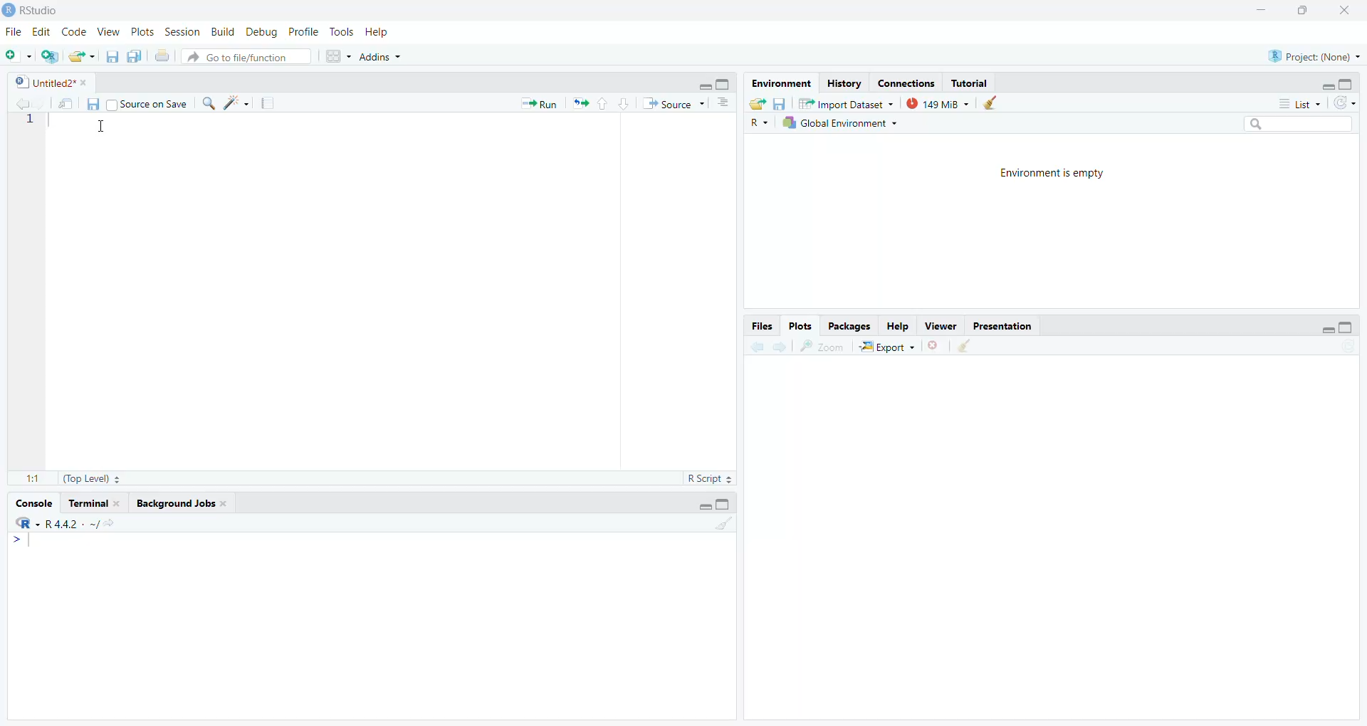 This screenshot has width=1367, height=726. Describe the element at coordinates (704, 85) in the screenshot. I see `Minimize` at that location.